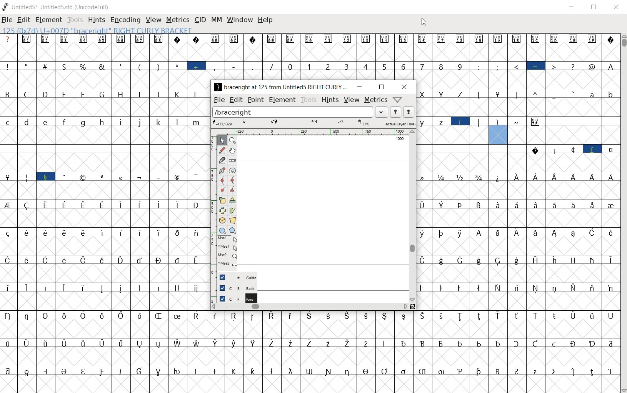 Image resolution: width=627 pixels, height=393 pixels. Describe the element at coordinates (222, 200) in the screenshot. I see `scale the selection` at that location.